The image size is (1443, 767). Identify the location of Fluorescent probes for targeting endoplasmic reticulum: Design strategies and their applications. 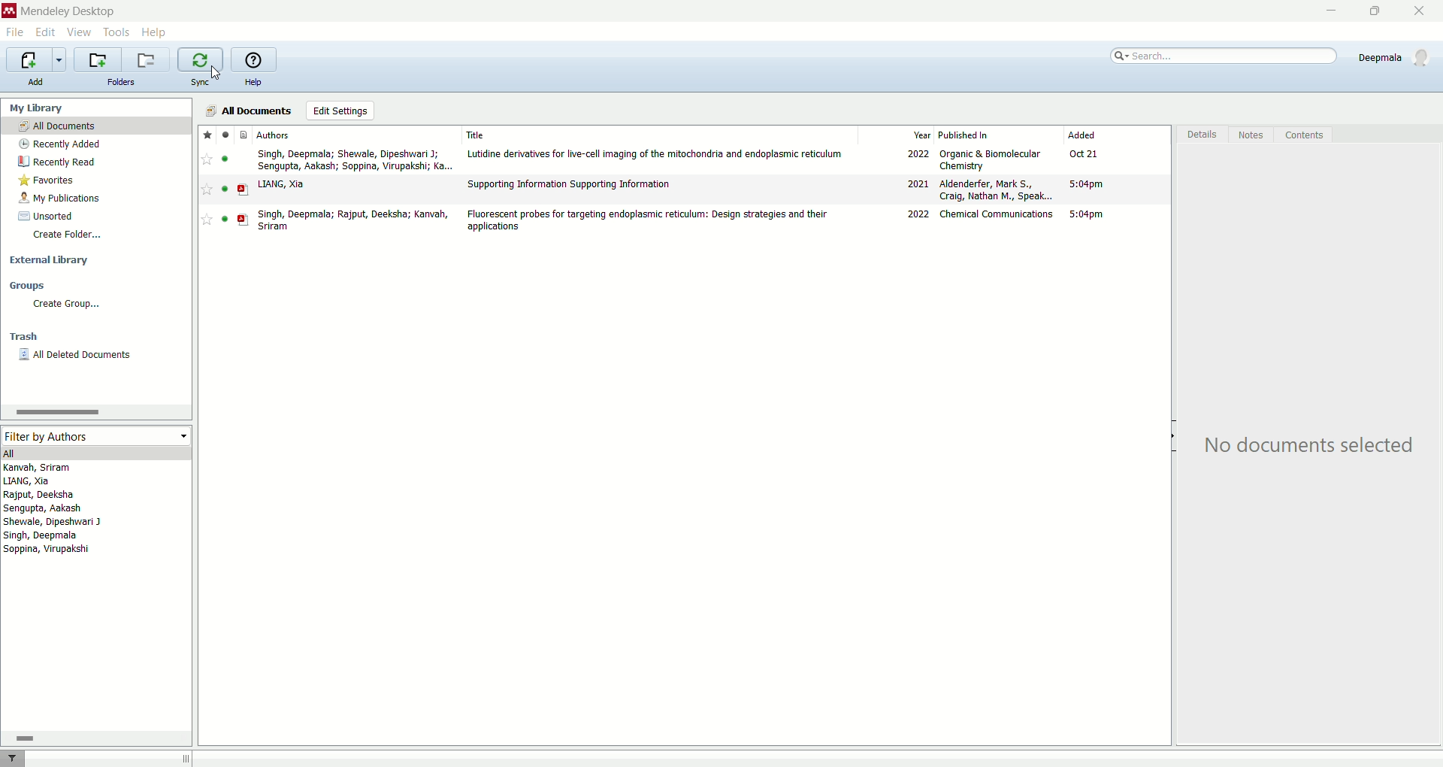
(649, 221).